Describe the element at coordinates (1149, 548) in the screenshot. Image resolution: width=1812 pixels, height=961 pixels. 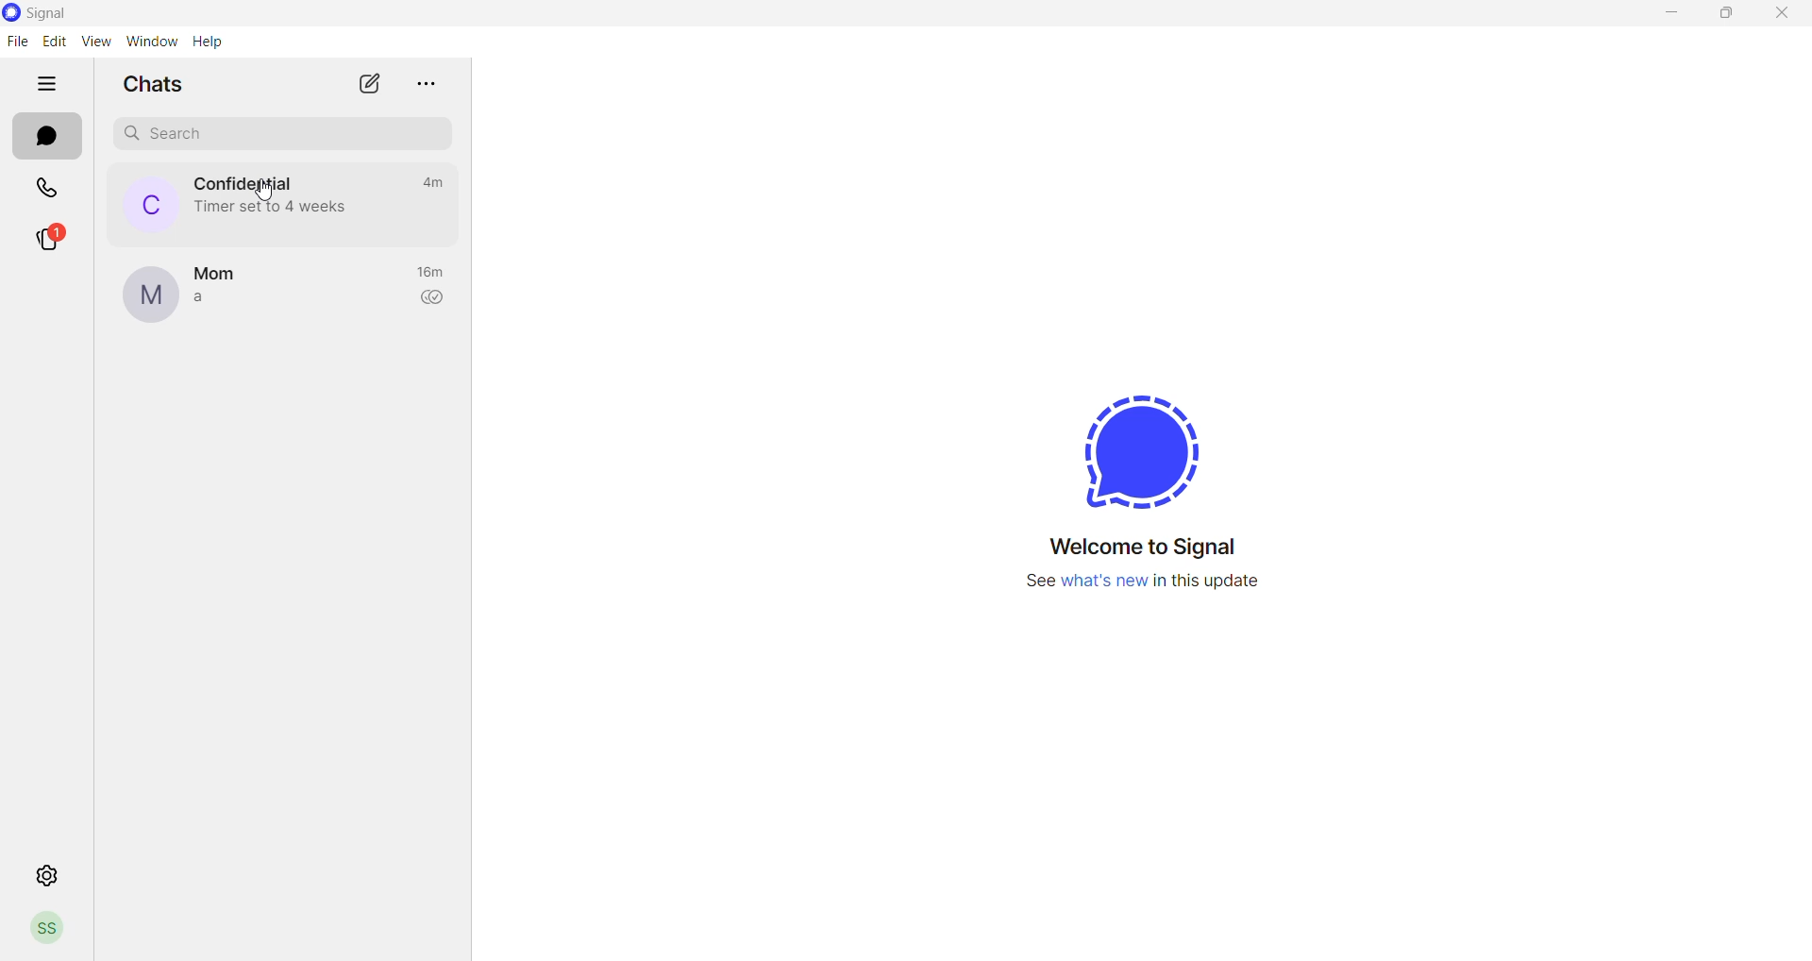
I see `welcome message` at that location.